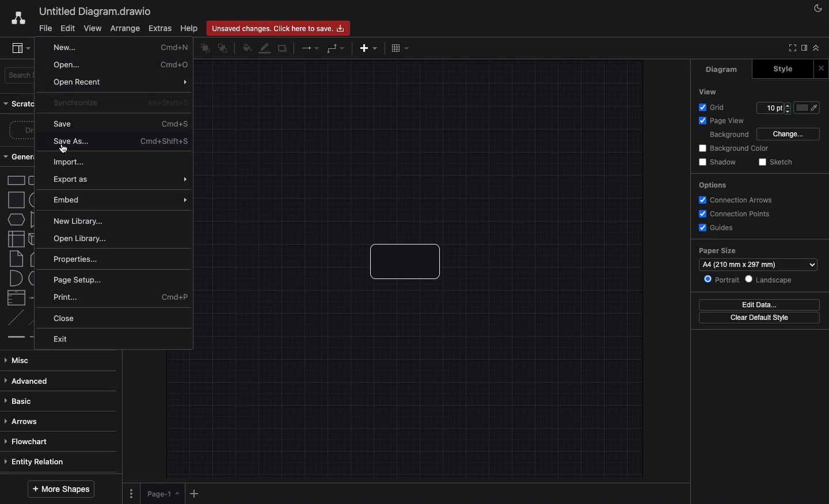 This screenshot has width=829, height=504. What do you see at coordinates (400, 48) in the screenshot?
I see `Table` at bounding box center [400, 48].